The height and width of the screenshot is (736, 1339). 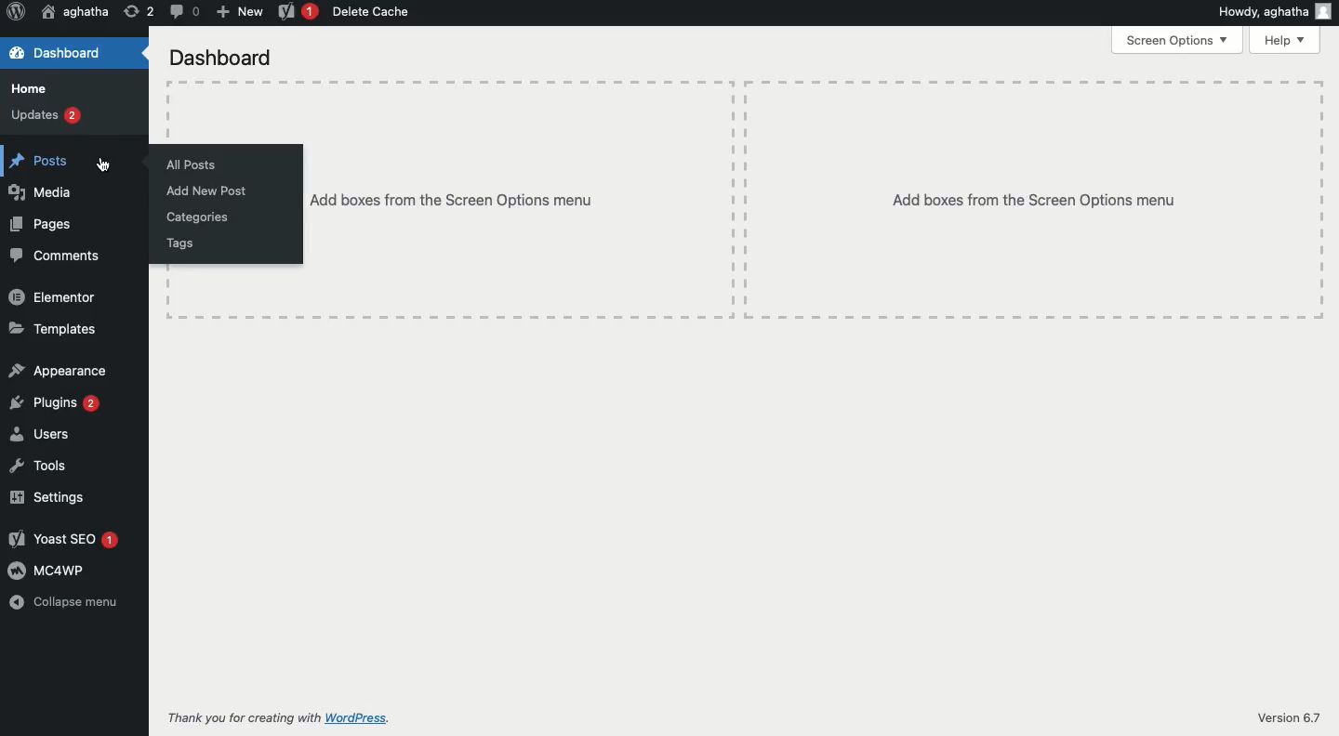 What do you see at coordinates (57, 256) in the screenshot?
I see `Comments` at bounding box center [57, 256].